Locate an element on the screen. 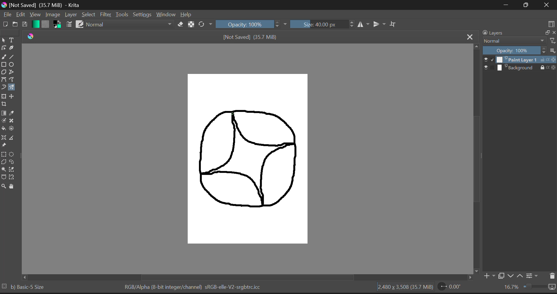  File is located at coordinates (7, 15).